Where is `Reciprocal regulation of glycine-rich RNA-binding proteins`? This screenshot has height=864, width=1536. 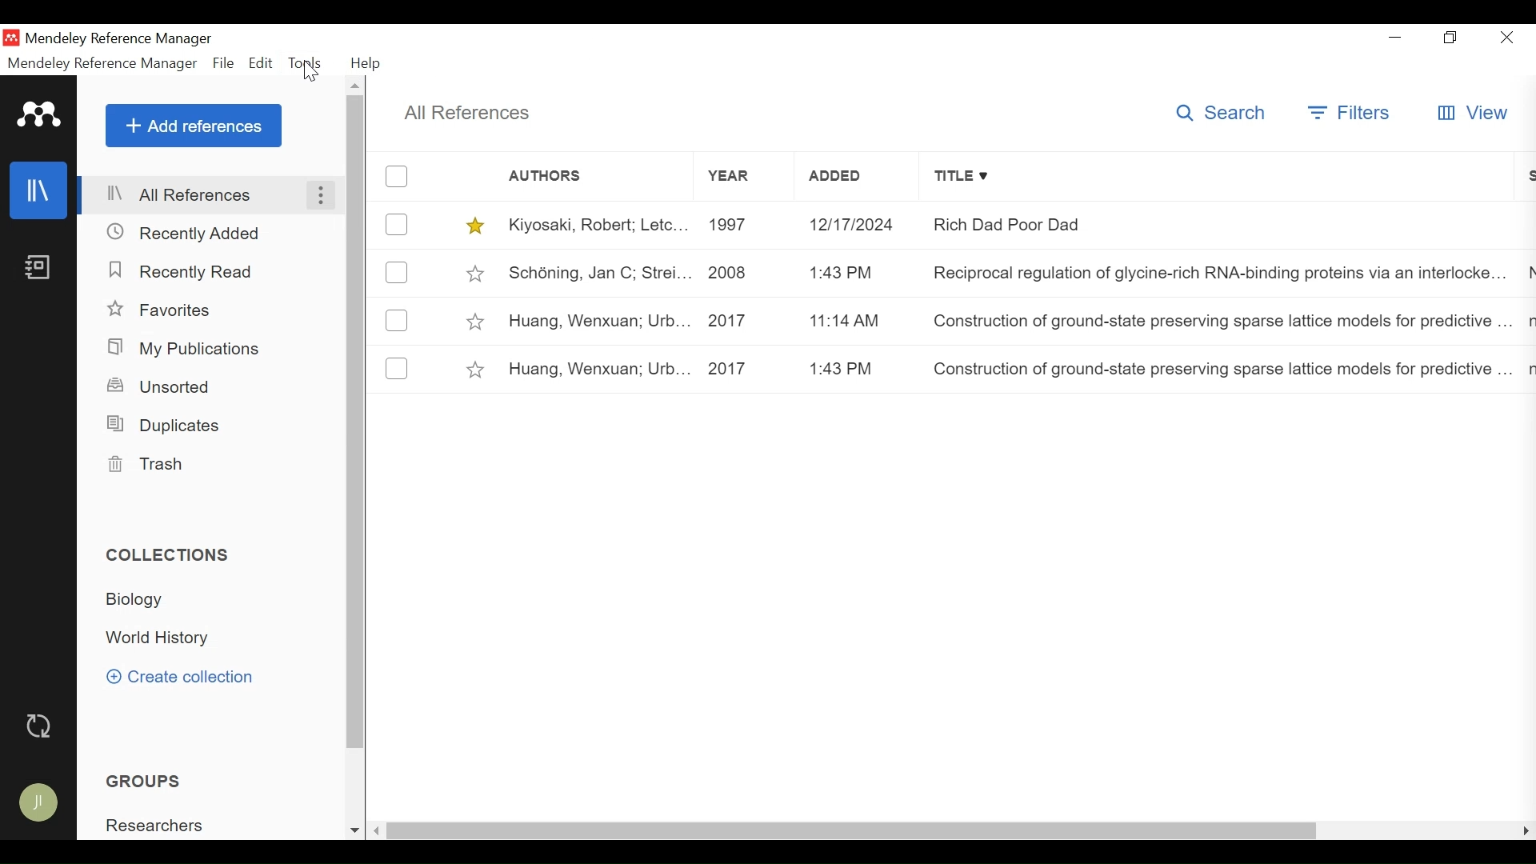
Reciprocal regulation of glycine-rich RNA-binding proteins is located at coordinates (1218, 273).